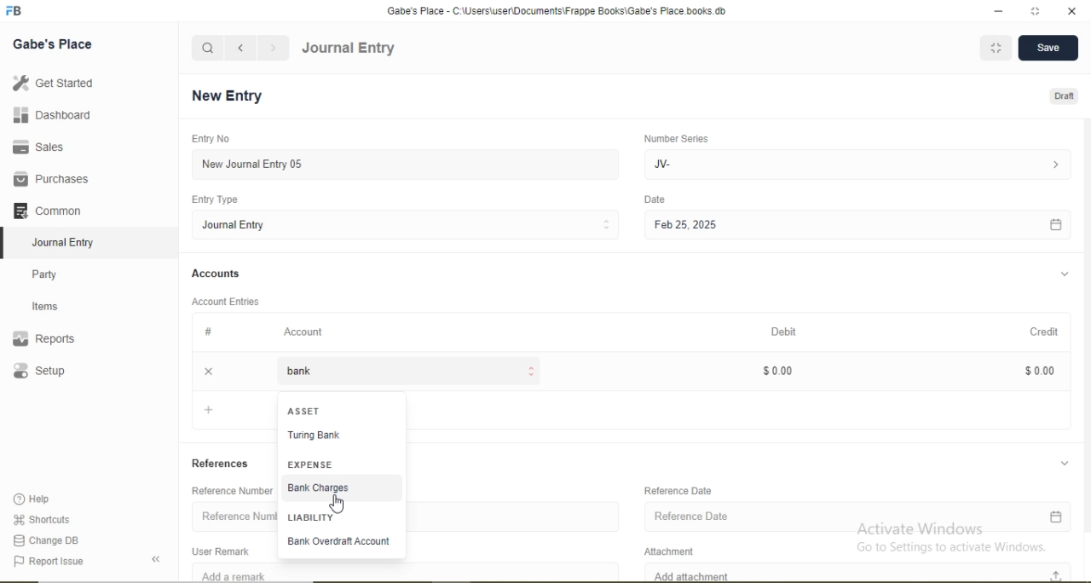 The width and height of the screenshot is (1091, 583). I want to click on Gabe's Place, so click(55, 43).